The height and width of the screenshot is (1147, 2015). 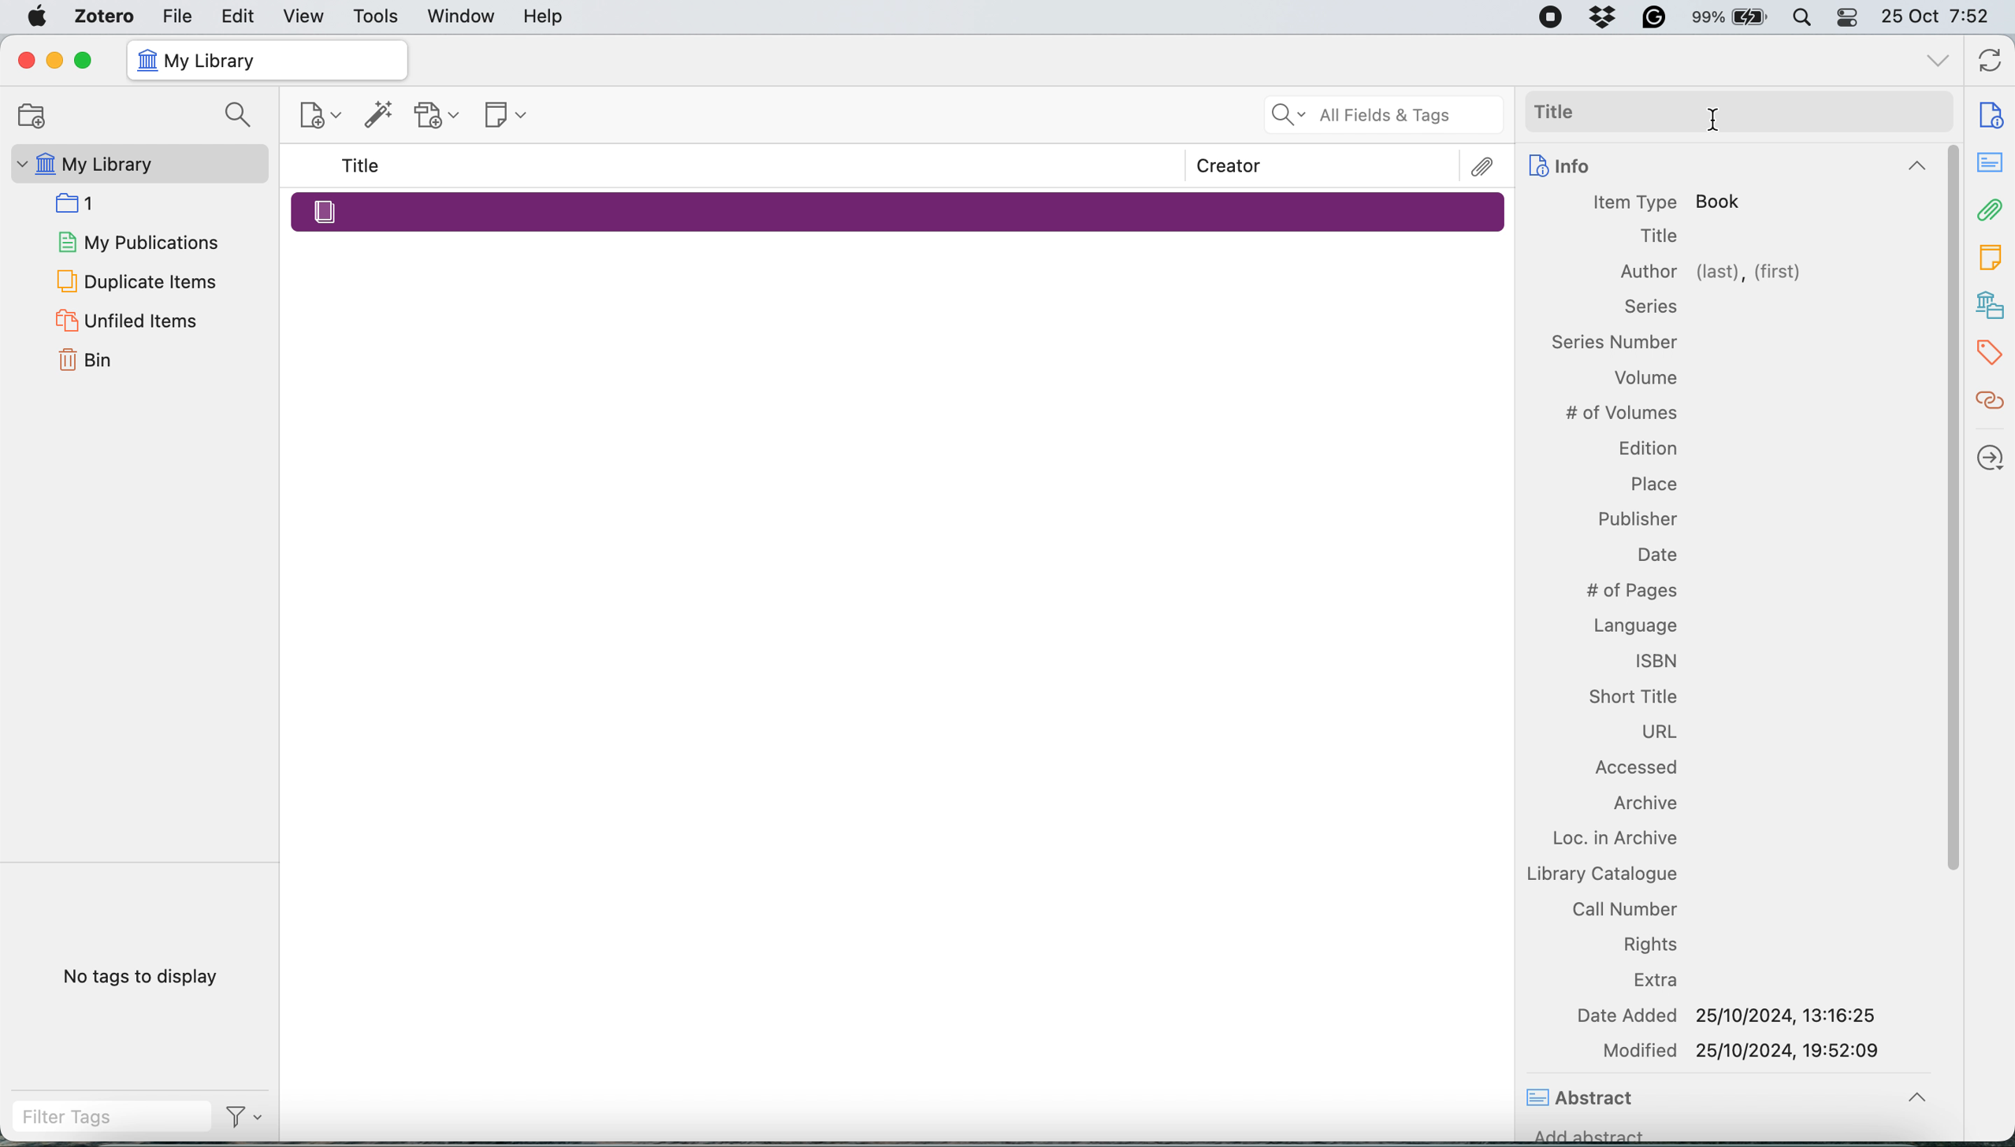 What do you see at coordinates (111, 1117) in the screenshot?
I see `Filter Tags` at bounding box center [111, 1117].